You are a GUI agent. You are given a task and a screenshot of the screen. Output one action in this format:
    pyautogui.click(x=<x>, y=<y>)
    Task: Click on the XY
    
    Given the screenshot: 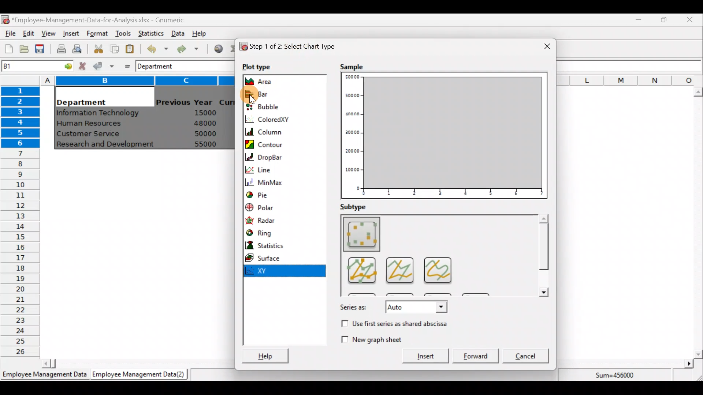 What is the action you would take?
    pyautogui.click(x=289, y=271)
    